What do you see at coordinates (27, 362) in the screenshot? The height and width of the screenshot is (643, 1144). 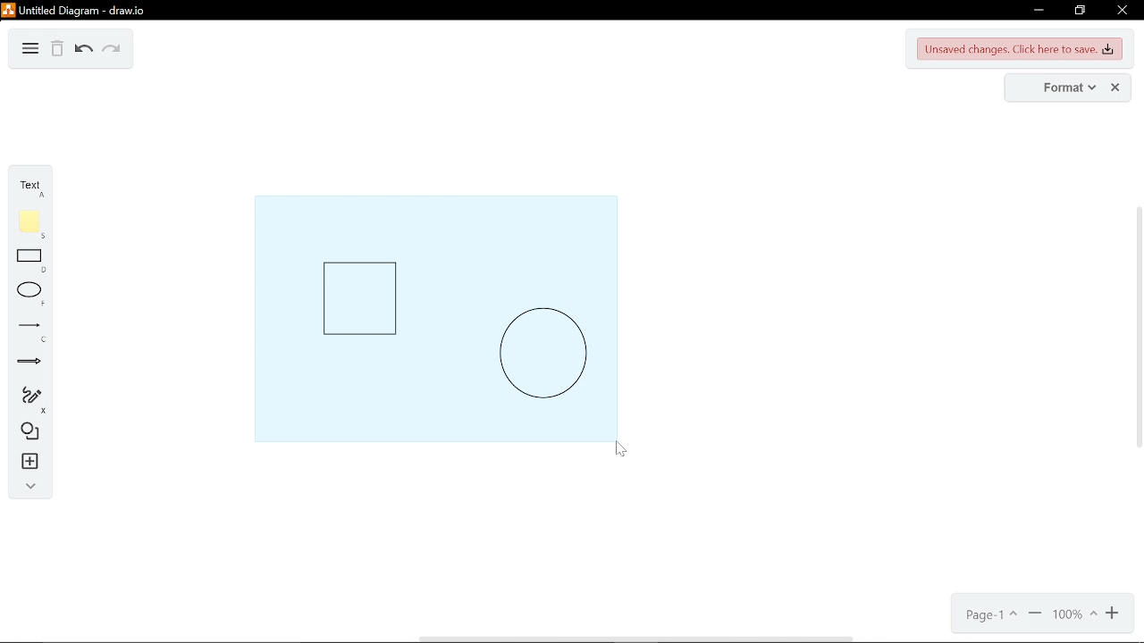 I see `arrow` at bounding box center [27, 362].